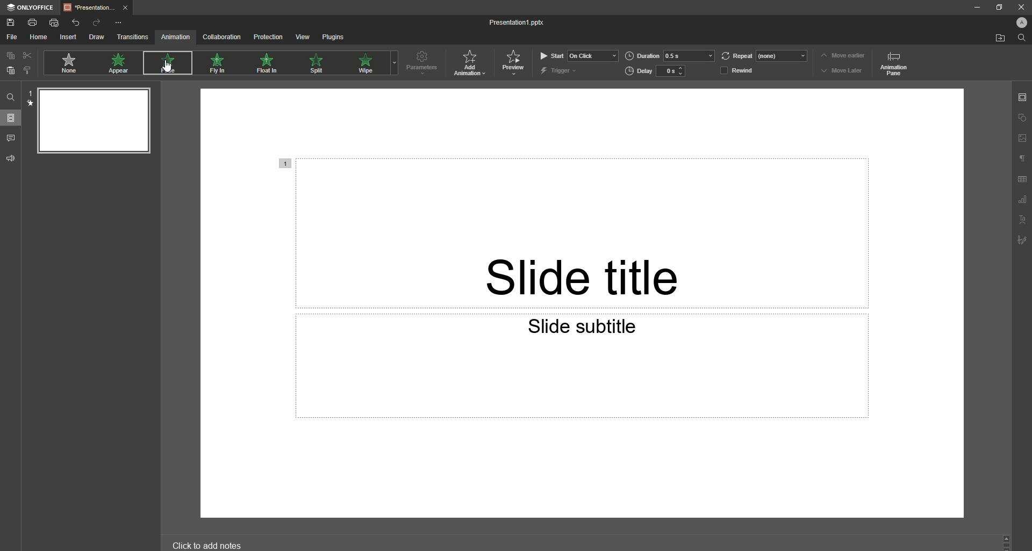 The width and height of the screenshot is (1032, 551). I want to click on Plugins, so click(333, 37).